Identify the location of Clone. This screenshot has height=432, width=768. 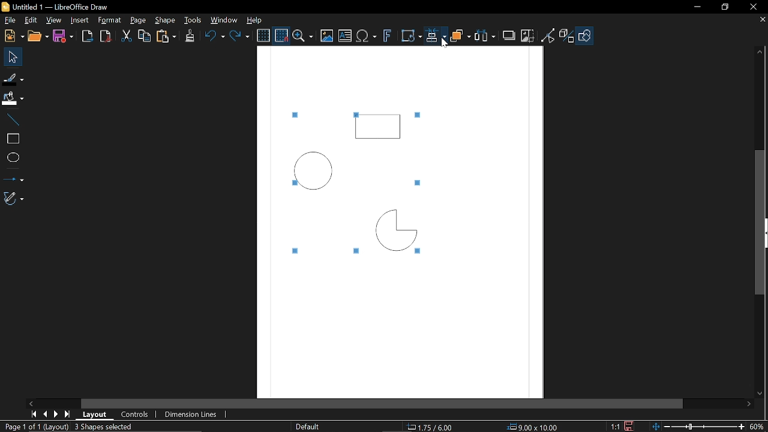
(189, 37).